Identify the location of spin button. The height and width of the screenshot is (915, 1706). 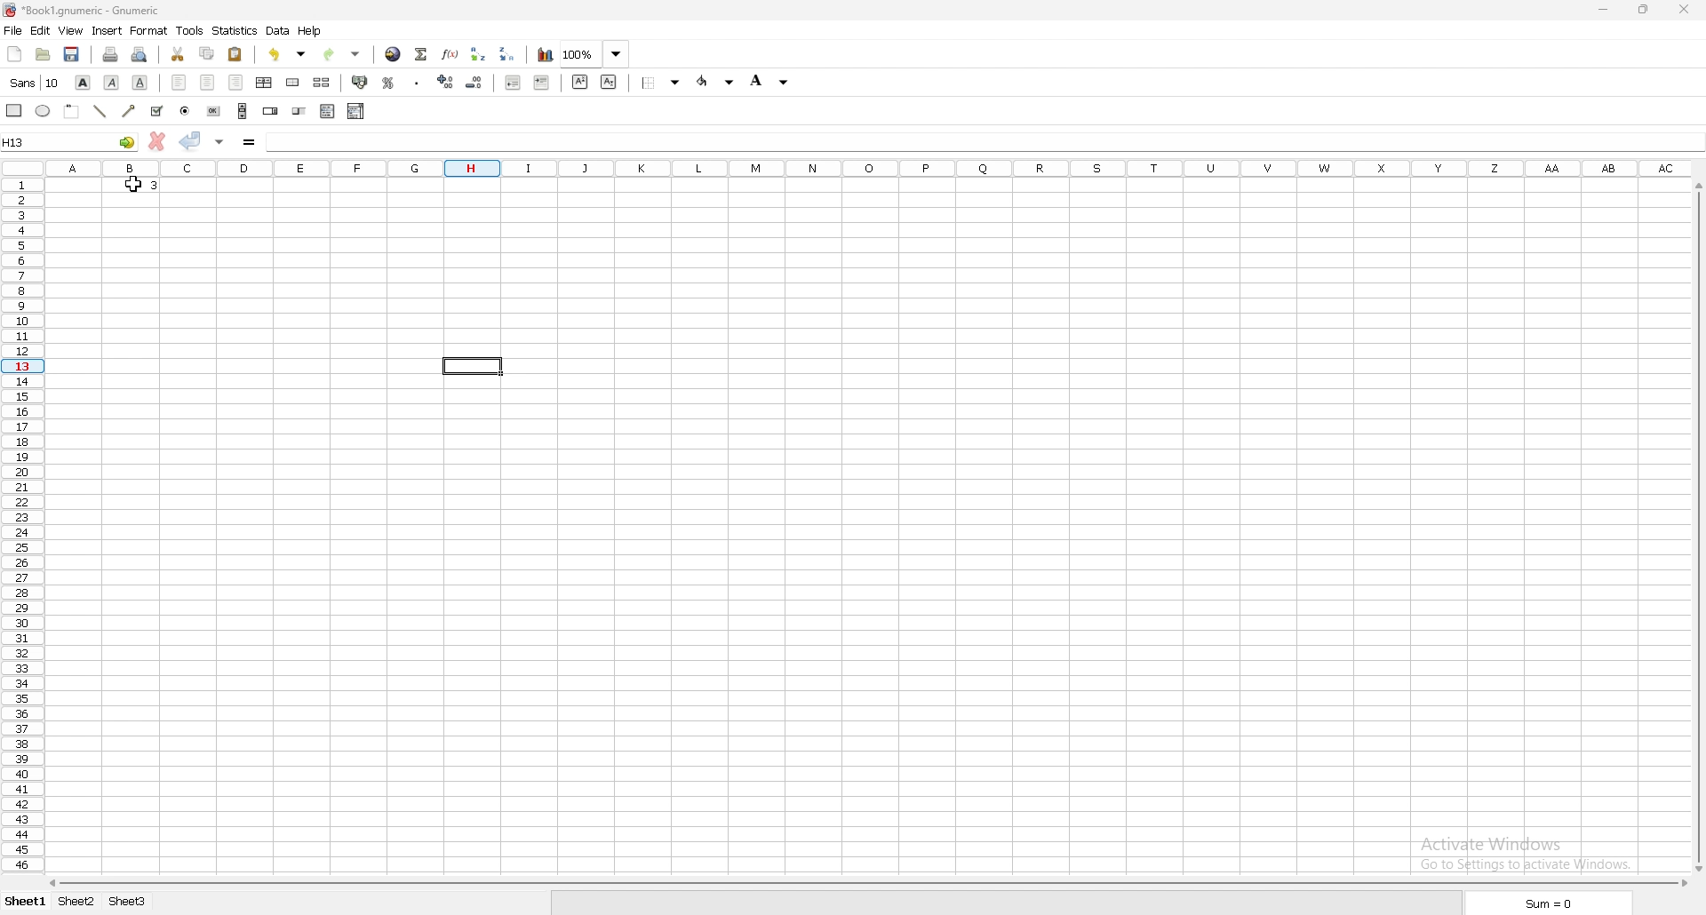
(271, 110).